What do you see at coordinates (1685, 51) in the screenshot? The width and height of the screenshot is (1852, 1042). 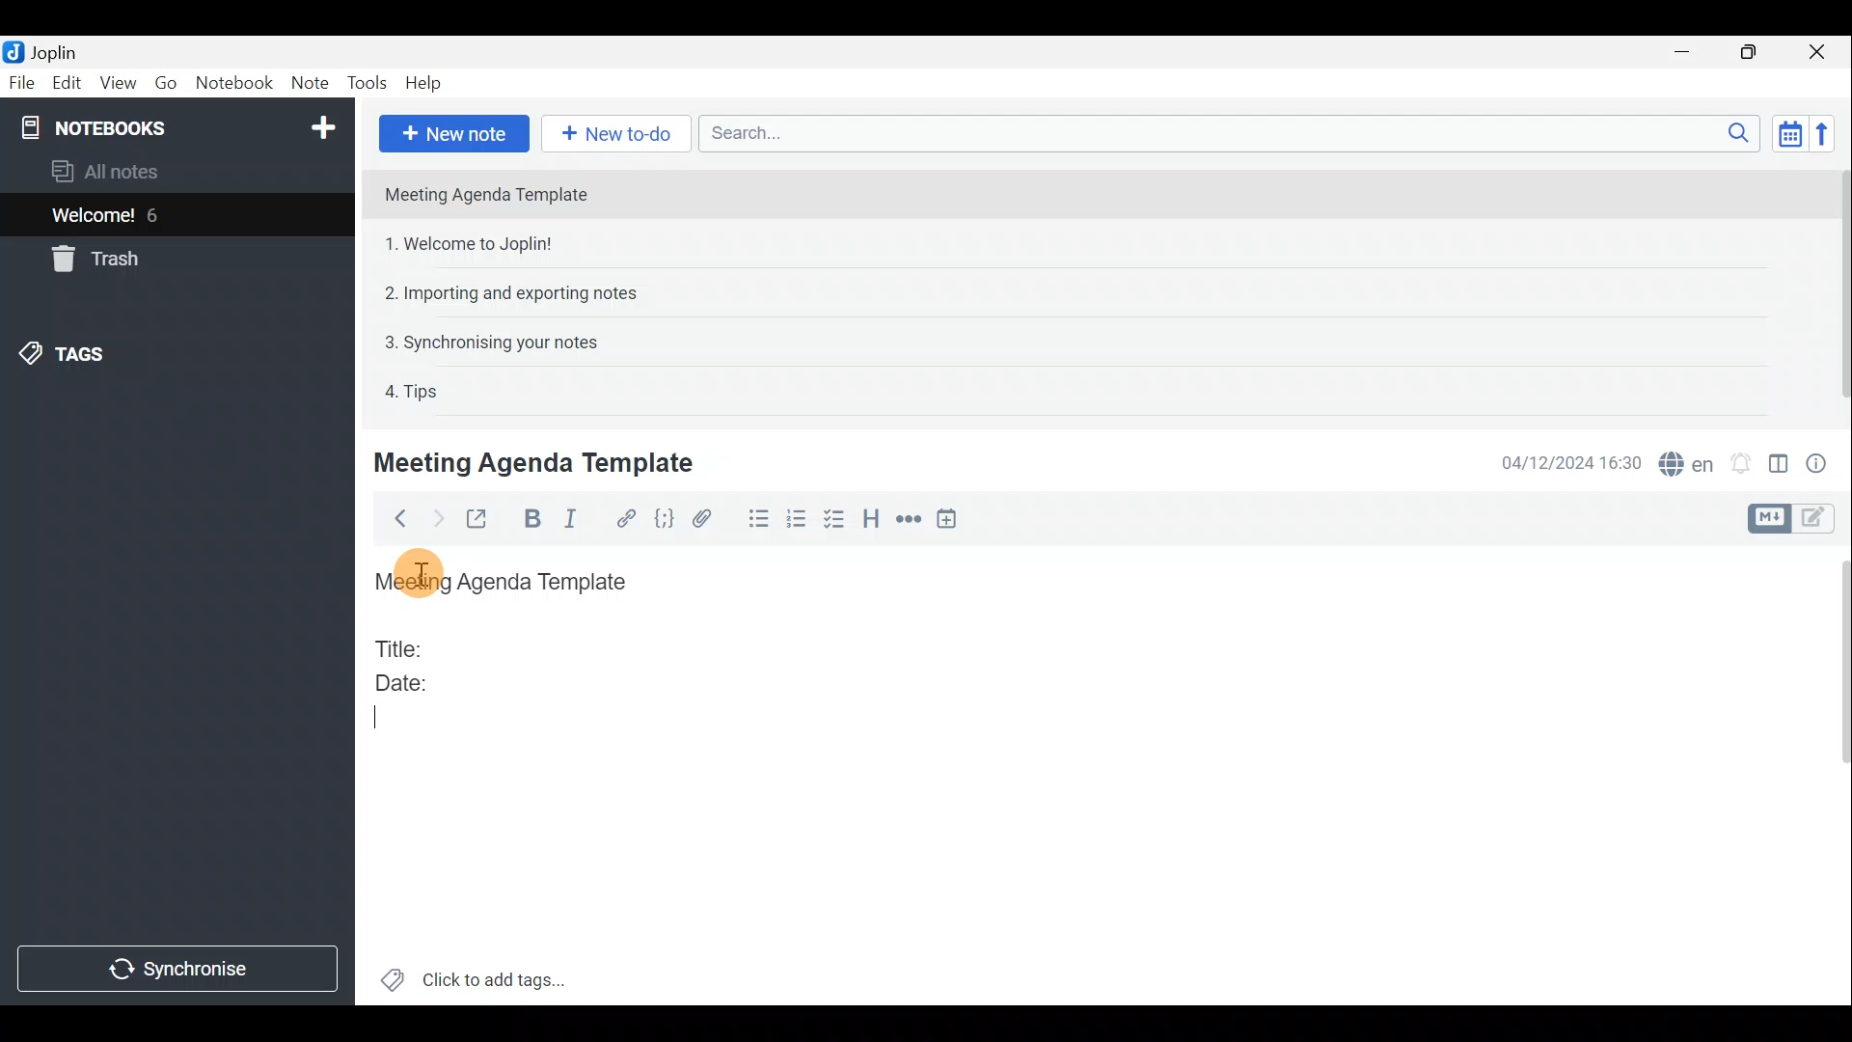 I see `Minimise` at bounding box center [1685, 51].